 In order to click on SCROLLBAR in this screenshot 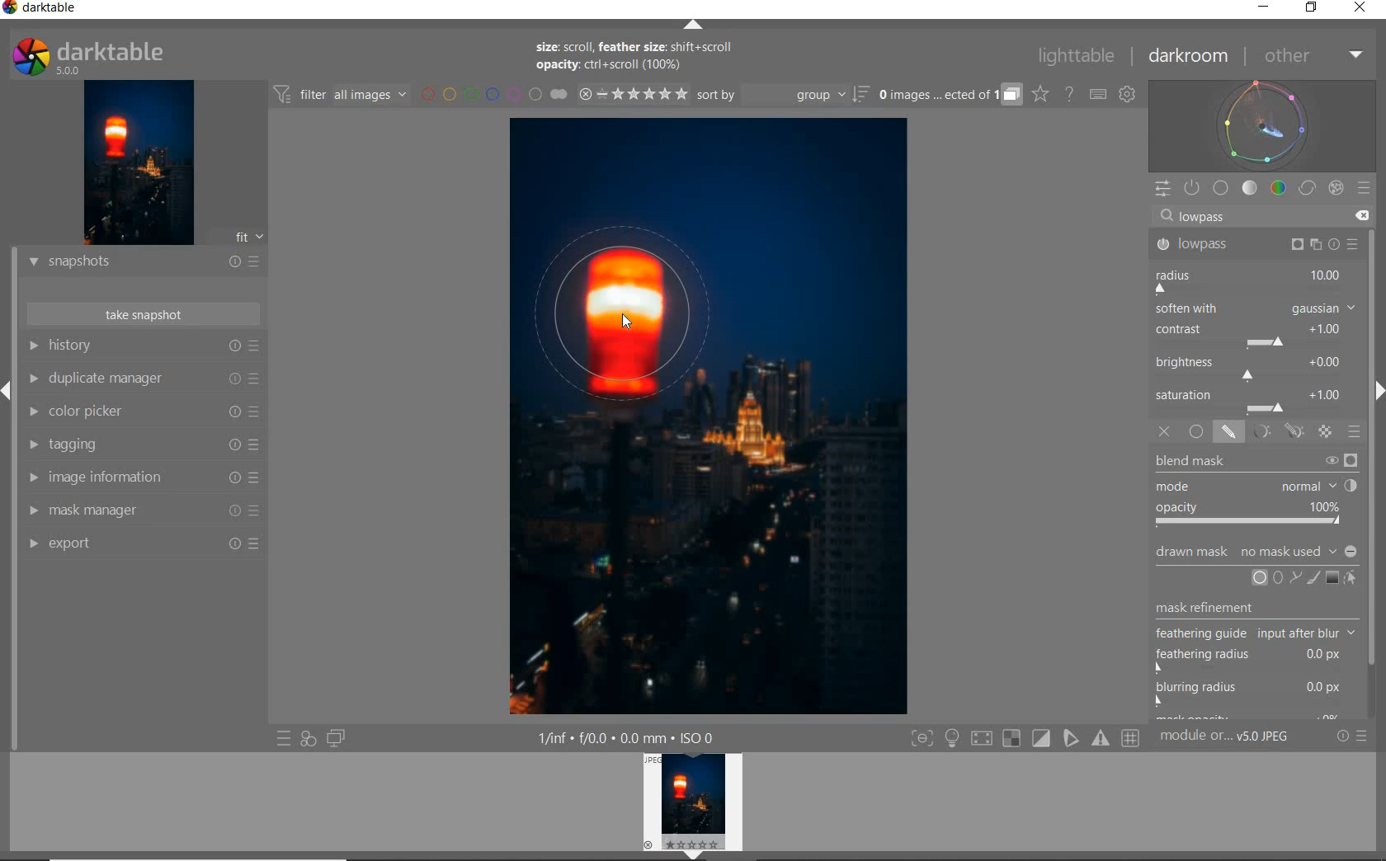, I will do `click(1378, 471)`.